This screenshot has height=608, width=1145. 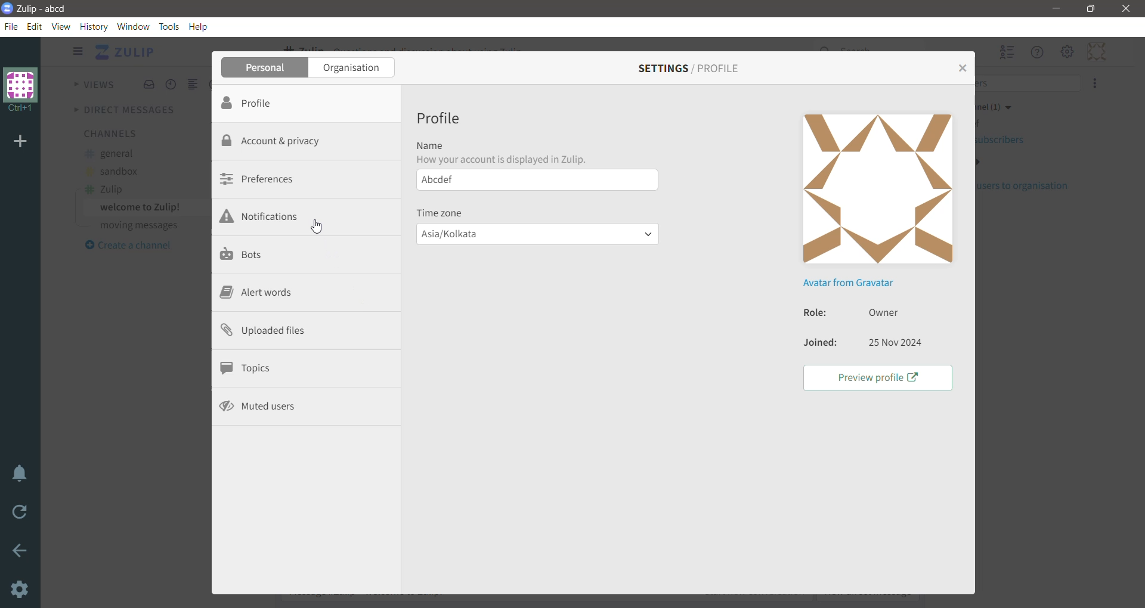 I want to click on Notifications, so click(x=259, y=218).